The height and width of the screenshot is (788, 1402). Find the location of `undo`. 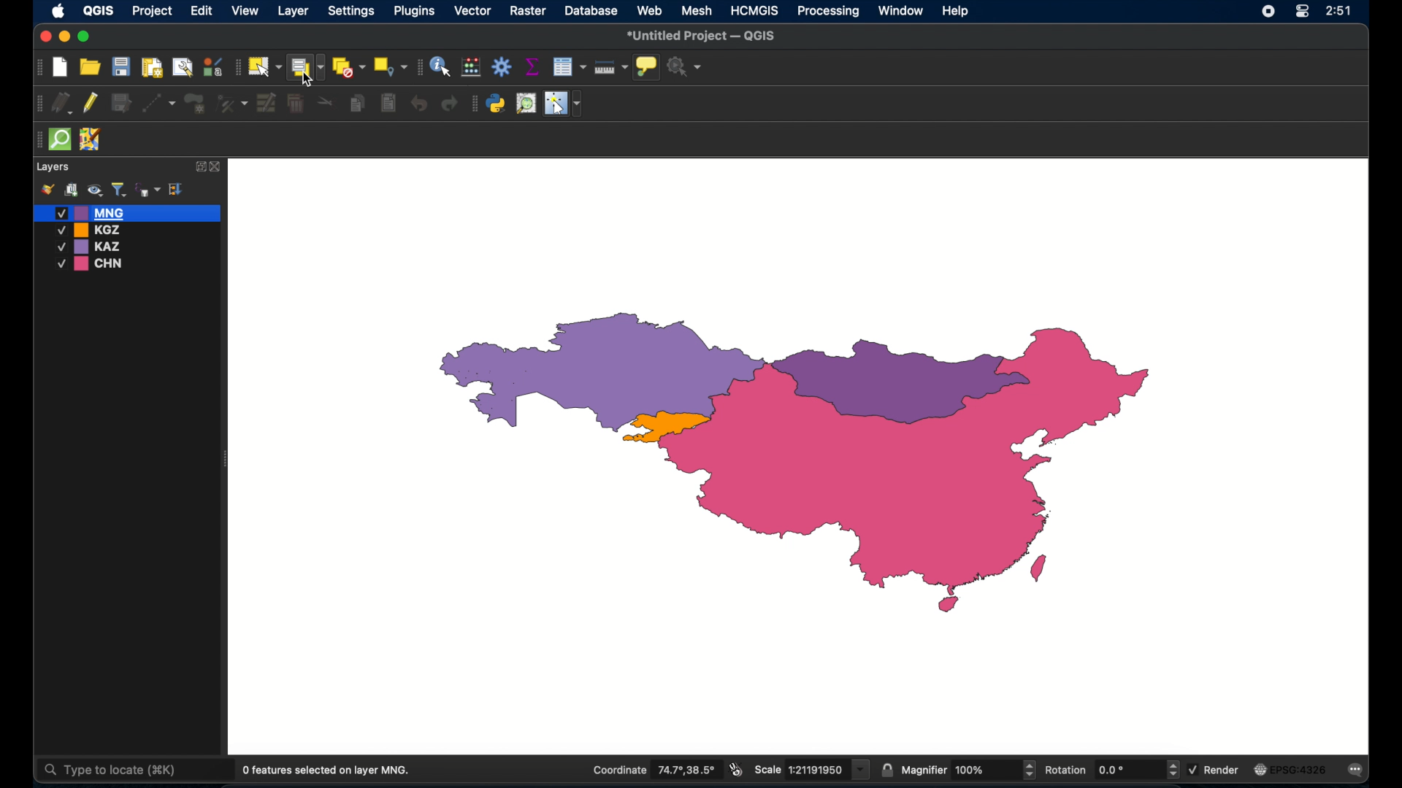

undo is located at coordinates (418, 104).